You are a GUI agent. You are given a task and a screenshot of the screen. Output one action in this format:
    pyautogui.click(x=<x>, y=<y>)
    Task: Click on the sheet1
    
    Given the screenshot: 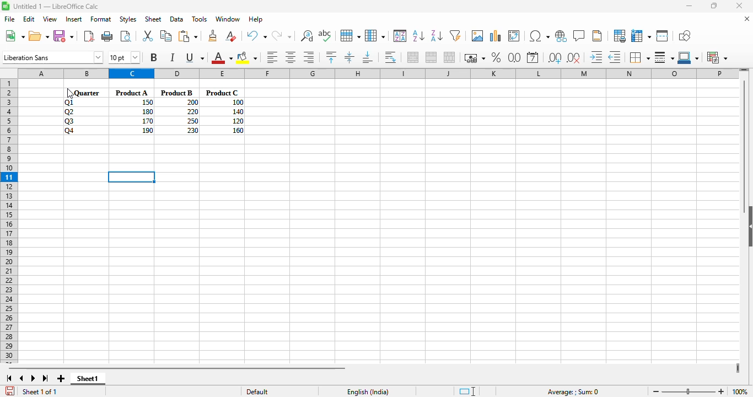 What is the action you would take?
    pyautogui.click(x=88, y=379)
    